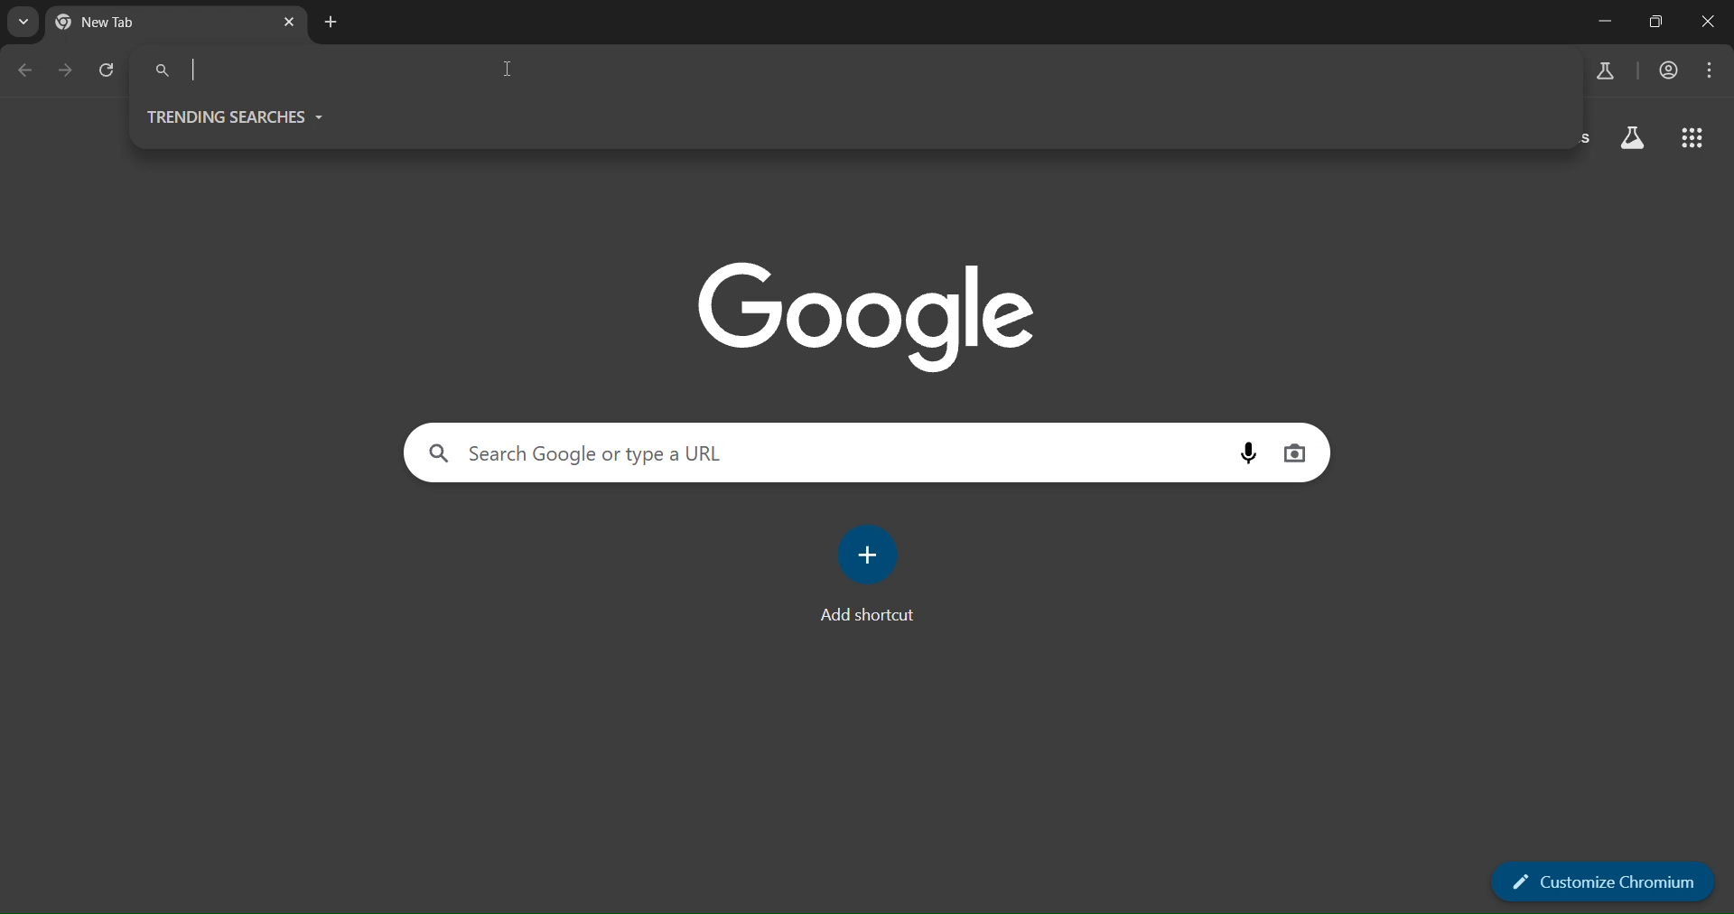 The height and width of the screenshot is (914, 1734). What do you see at coordinates (238, 116) in the screenshot?
I see `trending searches` at bounding box center [238, 116].